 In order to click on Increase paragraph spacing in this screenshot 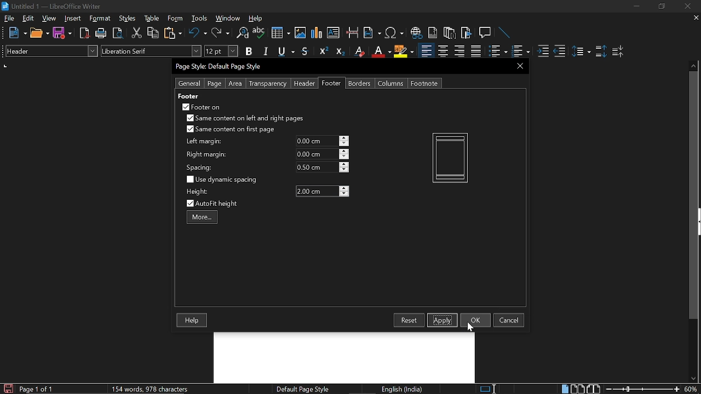, I will do `click(601, 52)`.